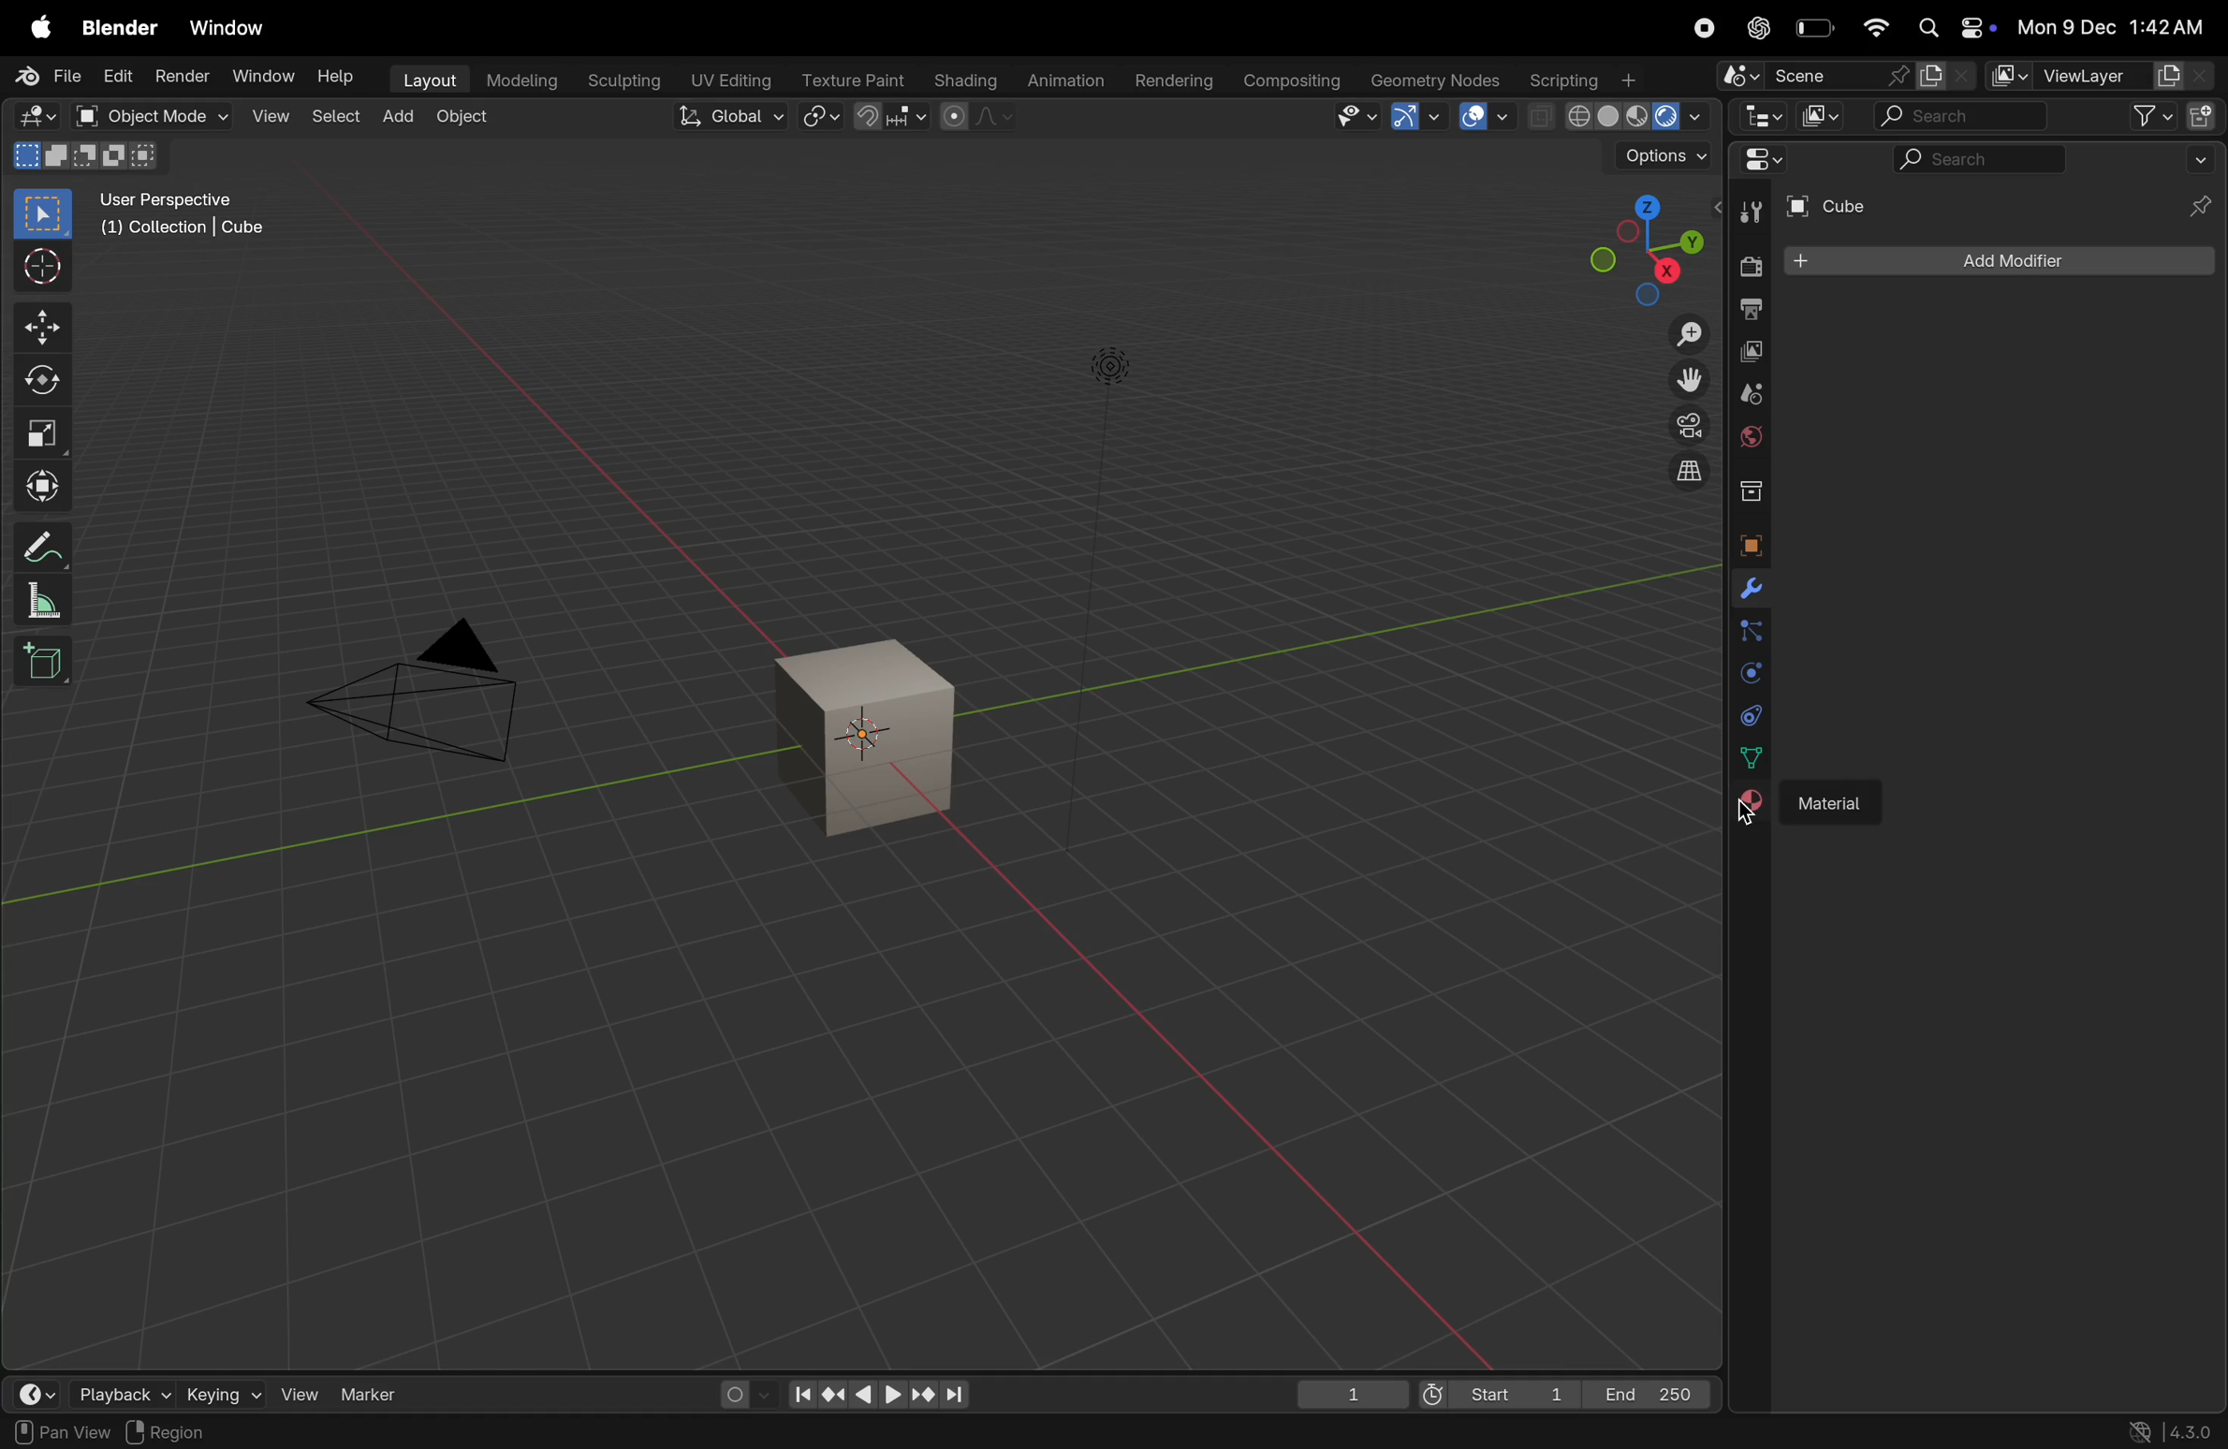 This screenshot has width=2228, height=1449. What do you see at coordinates (1488, 117) in the screenshot?
I see `show overlays` at bounding box center [1488, 117].